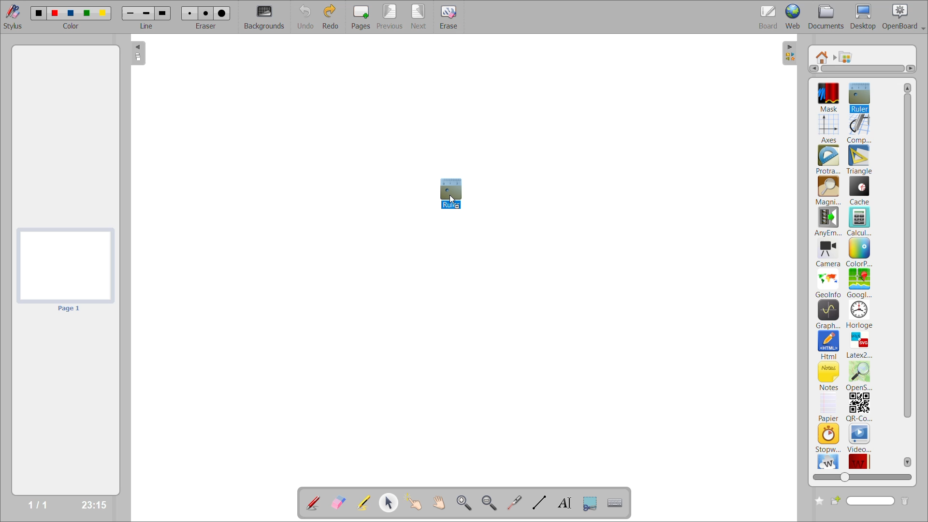  What do you see at coordinates (830, 127) in the screenshot?
I see `axes` at bounding box center [830, 127].